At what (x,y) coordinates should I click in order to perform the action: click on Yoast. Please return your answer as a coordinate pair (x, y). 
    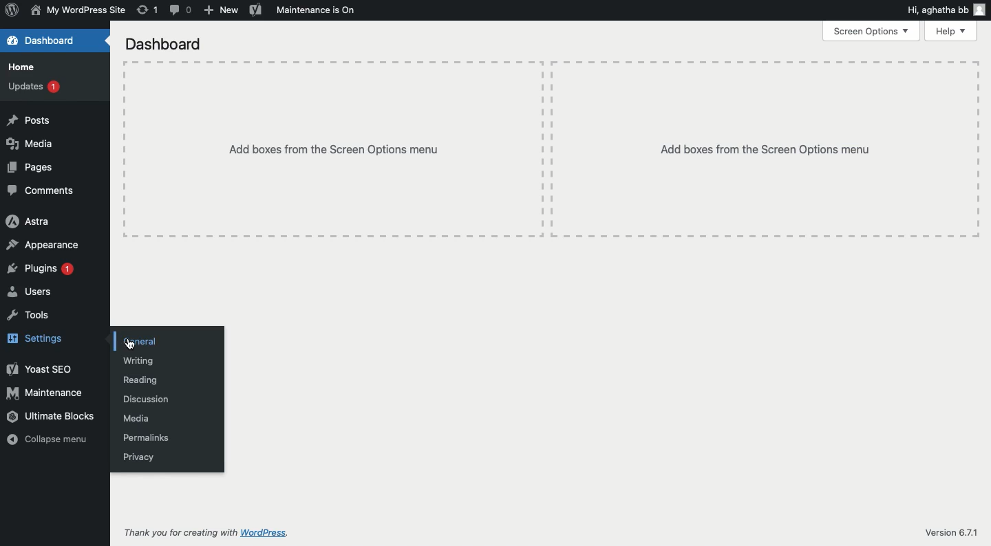
    Looking at the image, I should click on (39, 370).